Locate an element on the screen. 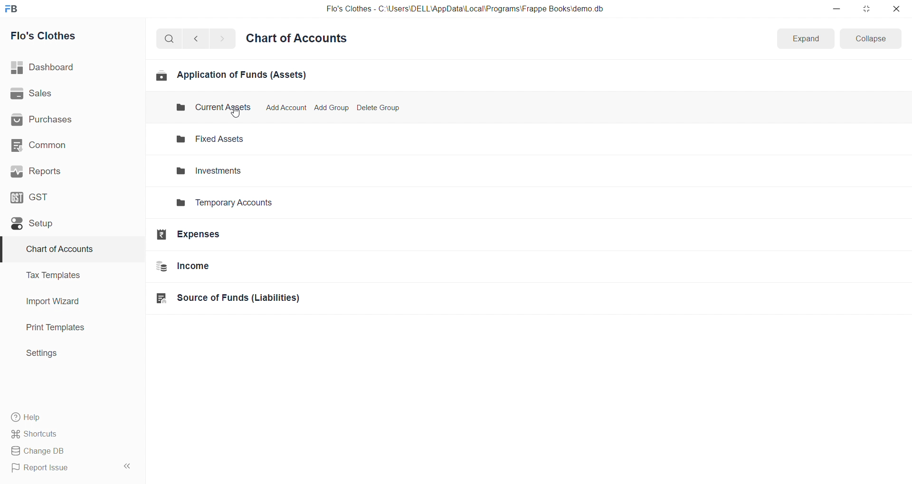 This screenshot has height=484, width=912. GST is located at coordinates (66, 196).